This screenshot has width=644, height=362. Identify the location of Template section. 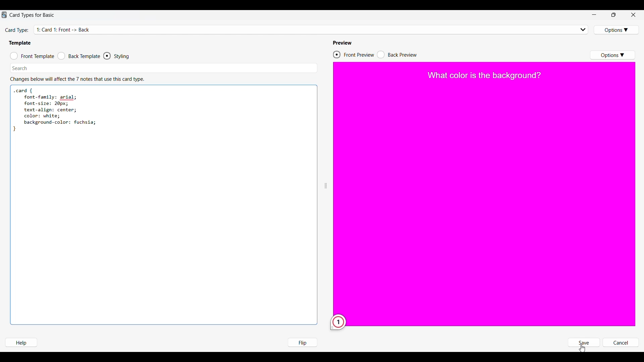
(20, 43).